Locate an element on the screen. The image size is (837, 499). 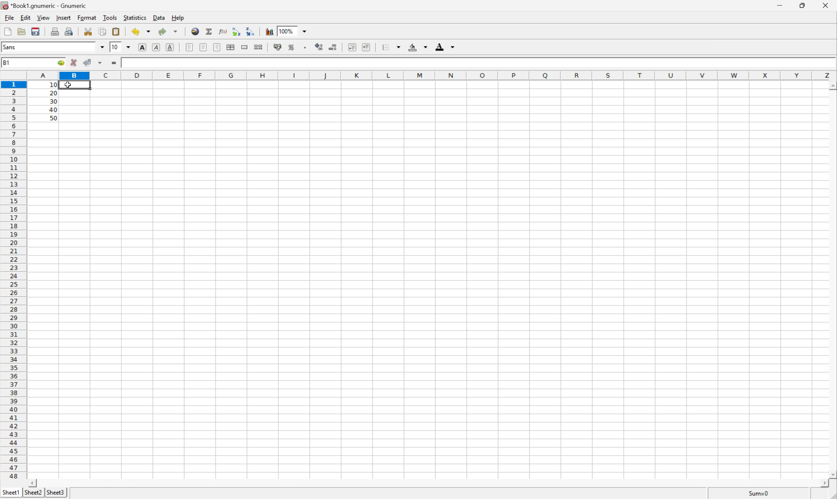
Redo is located at coordinates (167, 32).